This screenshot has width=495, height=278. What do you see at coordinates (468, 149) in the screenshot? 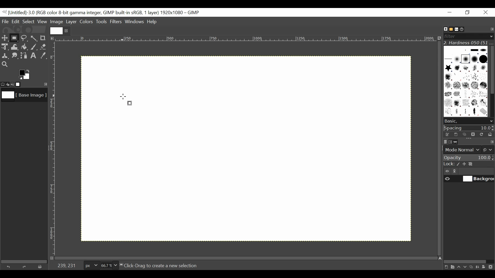
I see `Mode normal` at bounding box center [468, 149].